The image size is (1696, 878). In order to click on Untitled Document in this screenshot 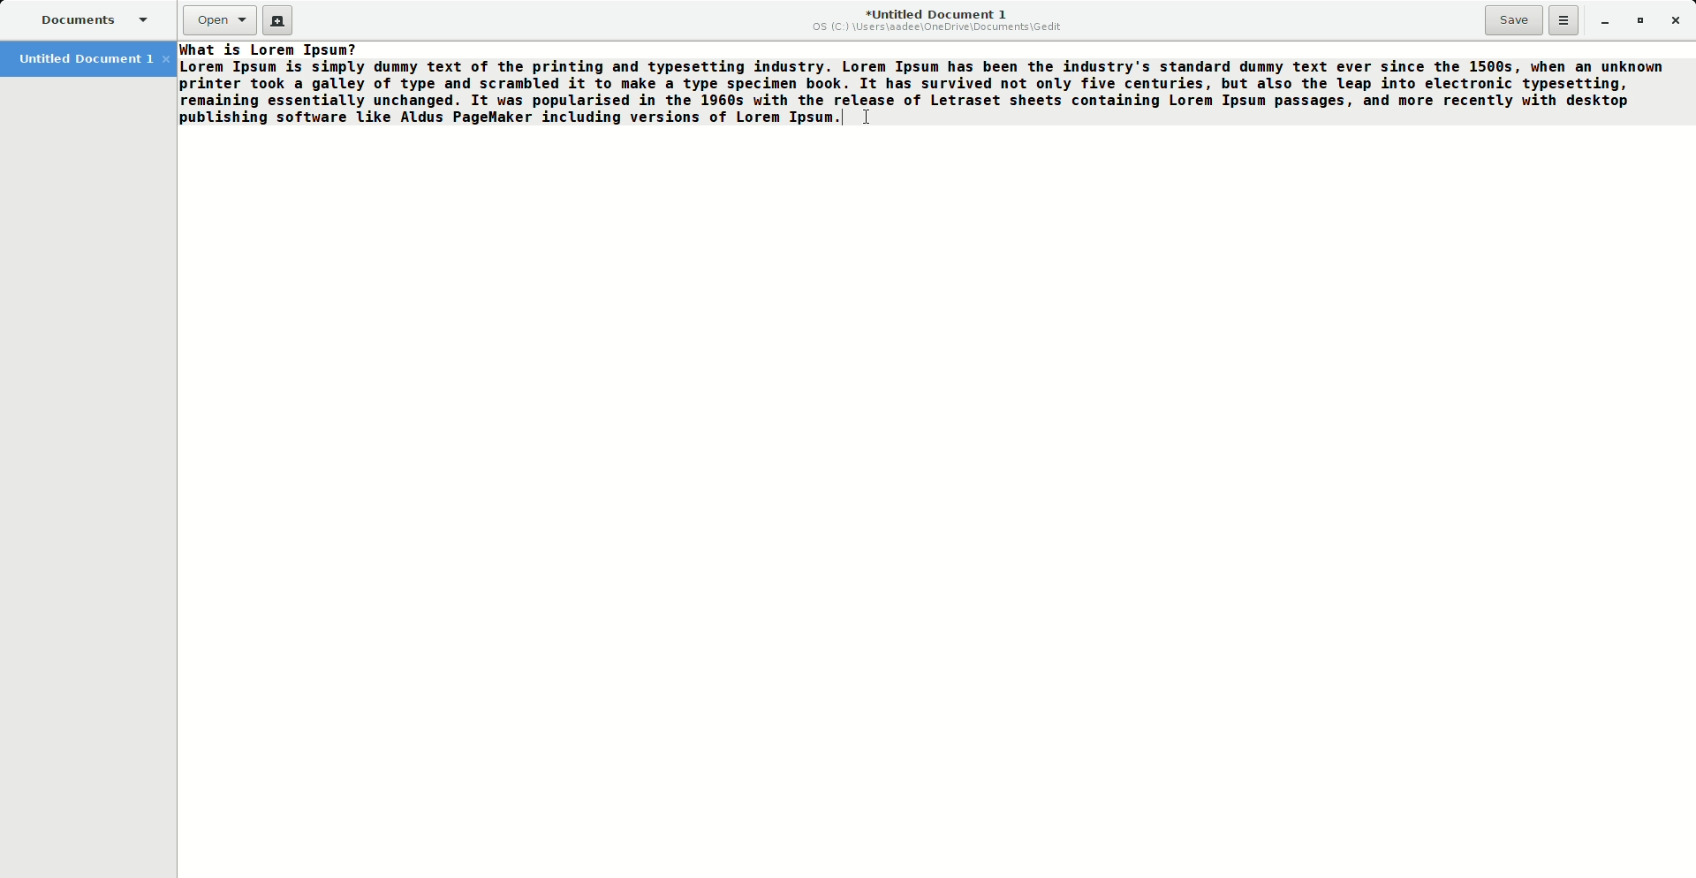, I will do `click(92, 57)`.